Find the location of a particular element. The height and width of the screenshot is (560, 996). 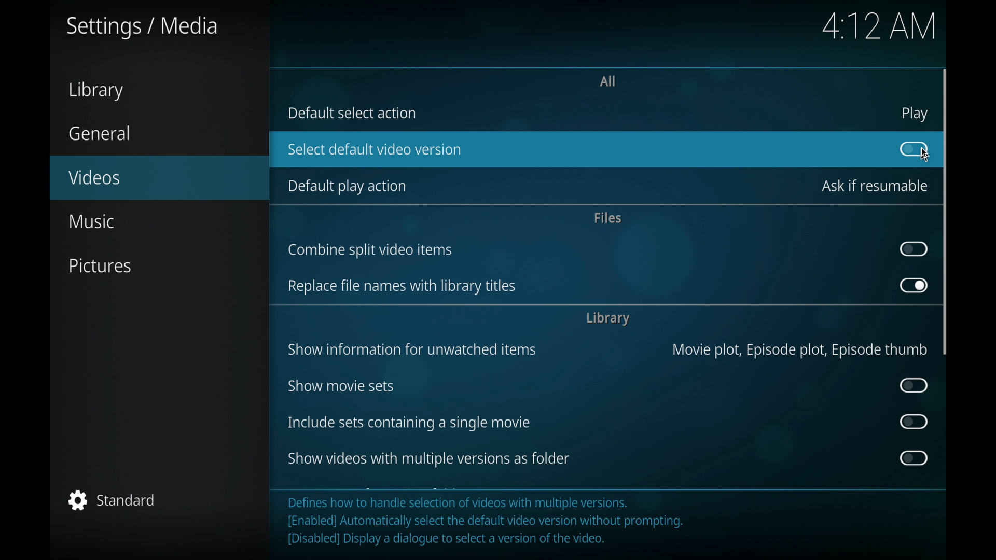

default select action is located at coordinates (353, 113).